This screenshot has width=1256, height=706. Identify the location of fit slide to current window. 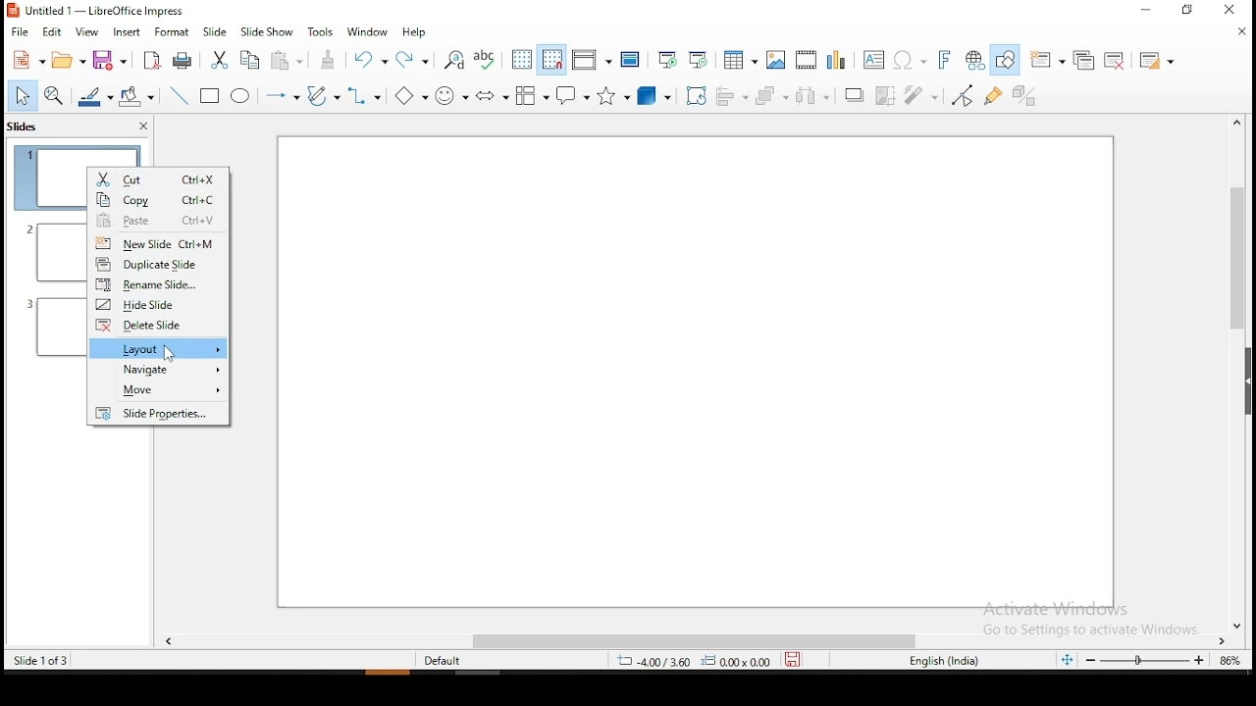
(1068, 661).